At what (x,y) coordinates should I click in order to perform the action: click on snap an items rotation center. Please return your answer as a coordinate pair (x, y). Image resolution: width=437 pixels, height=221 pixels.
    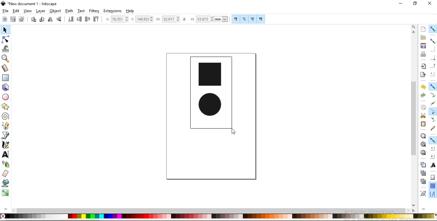
    Looking at the image, I should click on (432, 156).